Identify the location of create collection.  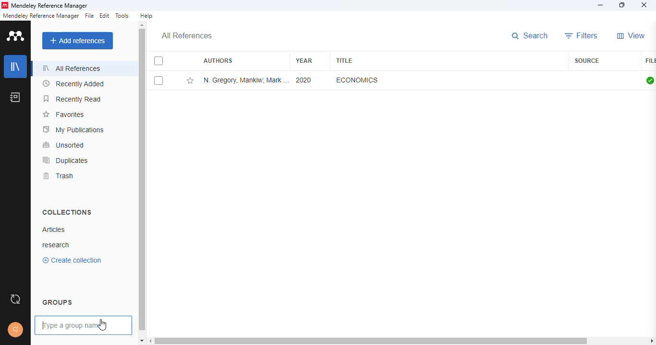
(73, 260).